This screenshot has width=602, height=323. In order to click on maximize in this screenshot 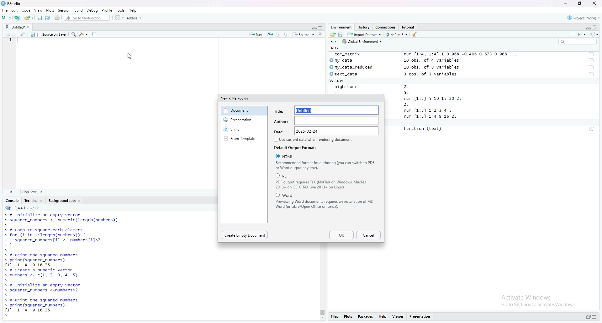, I will do `click(321, 28)`.